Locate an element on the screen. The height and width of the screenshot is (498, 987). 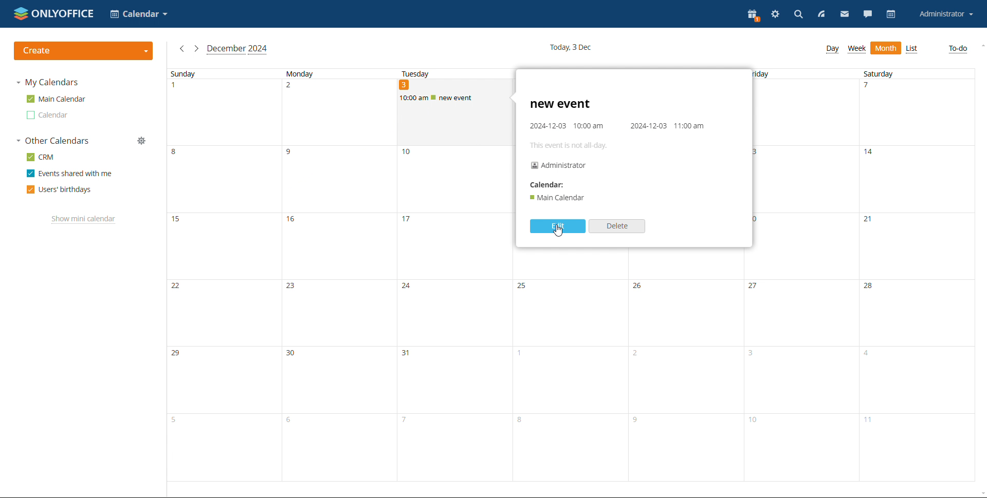
events shared with me is located at coordinates (70, 173).